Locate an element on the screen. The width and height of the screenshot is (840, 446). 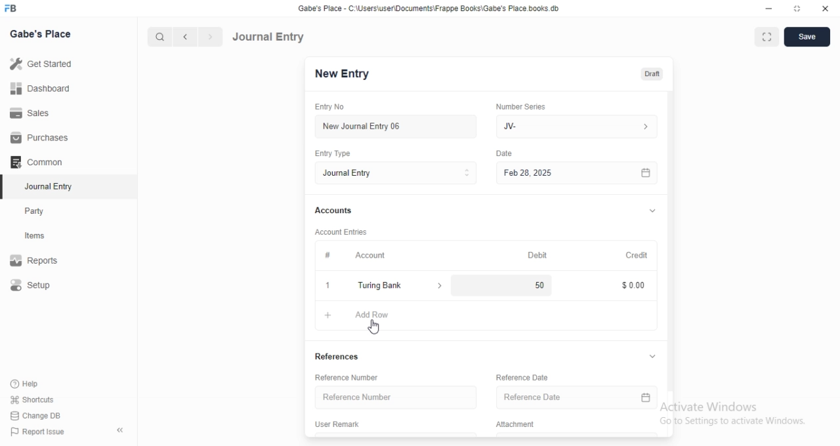
Add Row is located at coordinates (362, 316).